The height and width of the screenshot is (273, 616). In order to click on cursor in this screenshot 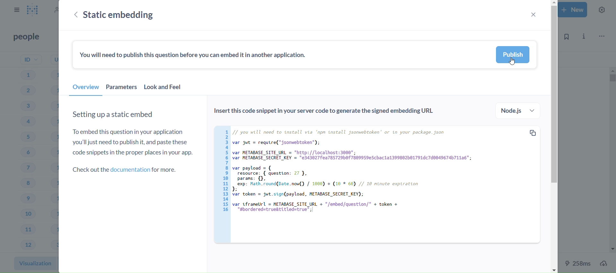, I will do `click(513, 63)`.